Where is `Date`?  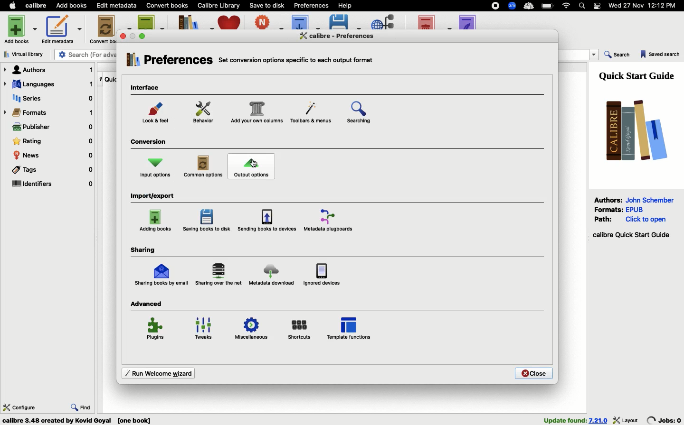 Date is located at coordinates (646, 6).